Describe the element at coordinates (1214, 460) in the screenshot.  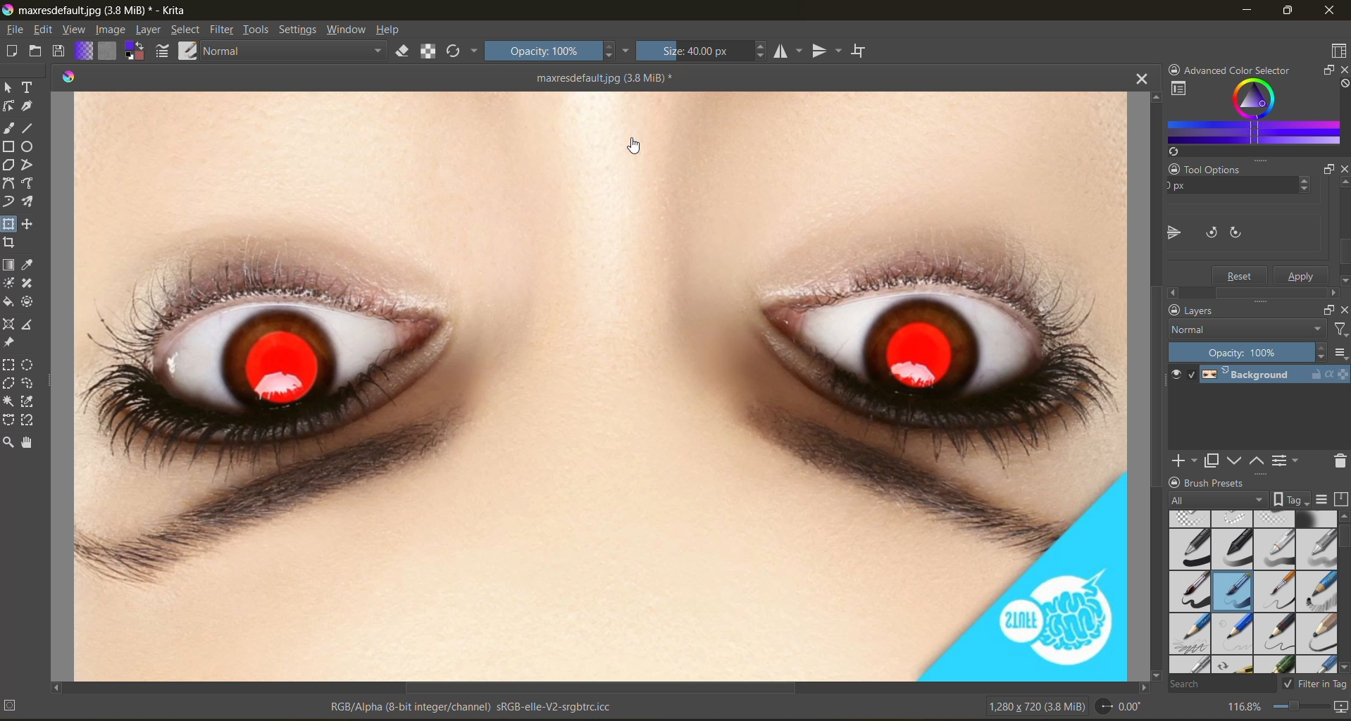
I see `duplicate layer or mask` at that location.